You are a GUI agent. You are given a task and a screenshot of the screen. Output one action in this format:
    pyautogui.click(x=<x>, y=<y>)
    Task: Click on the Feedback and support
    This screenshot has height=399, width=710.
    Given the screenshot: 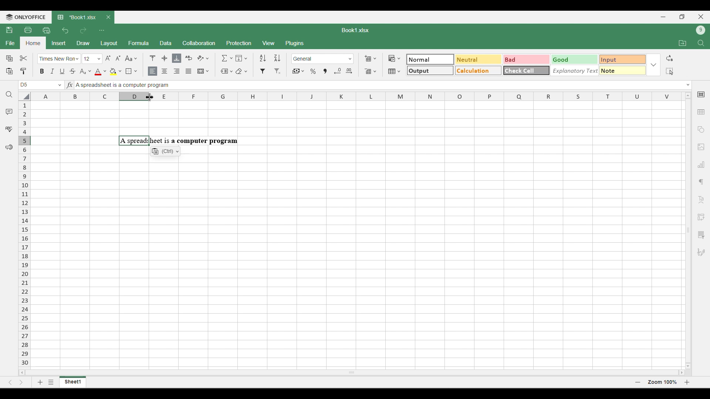 What is the action you would take?
    pyautogui.click(x=9, y=147)
    